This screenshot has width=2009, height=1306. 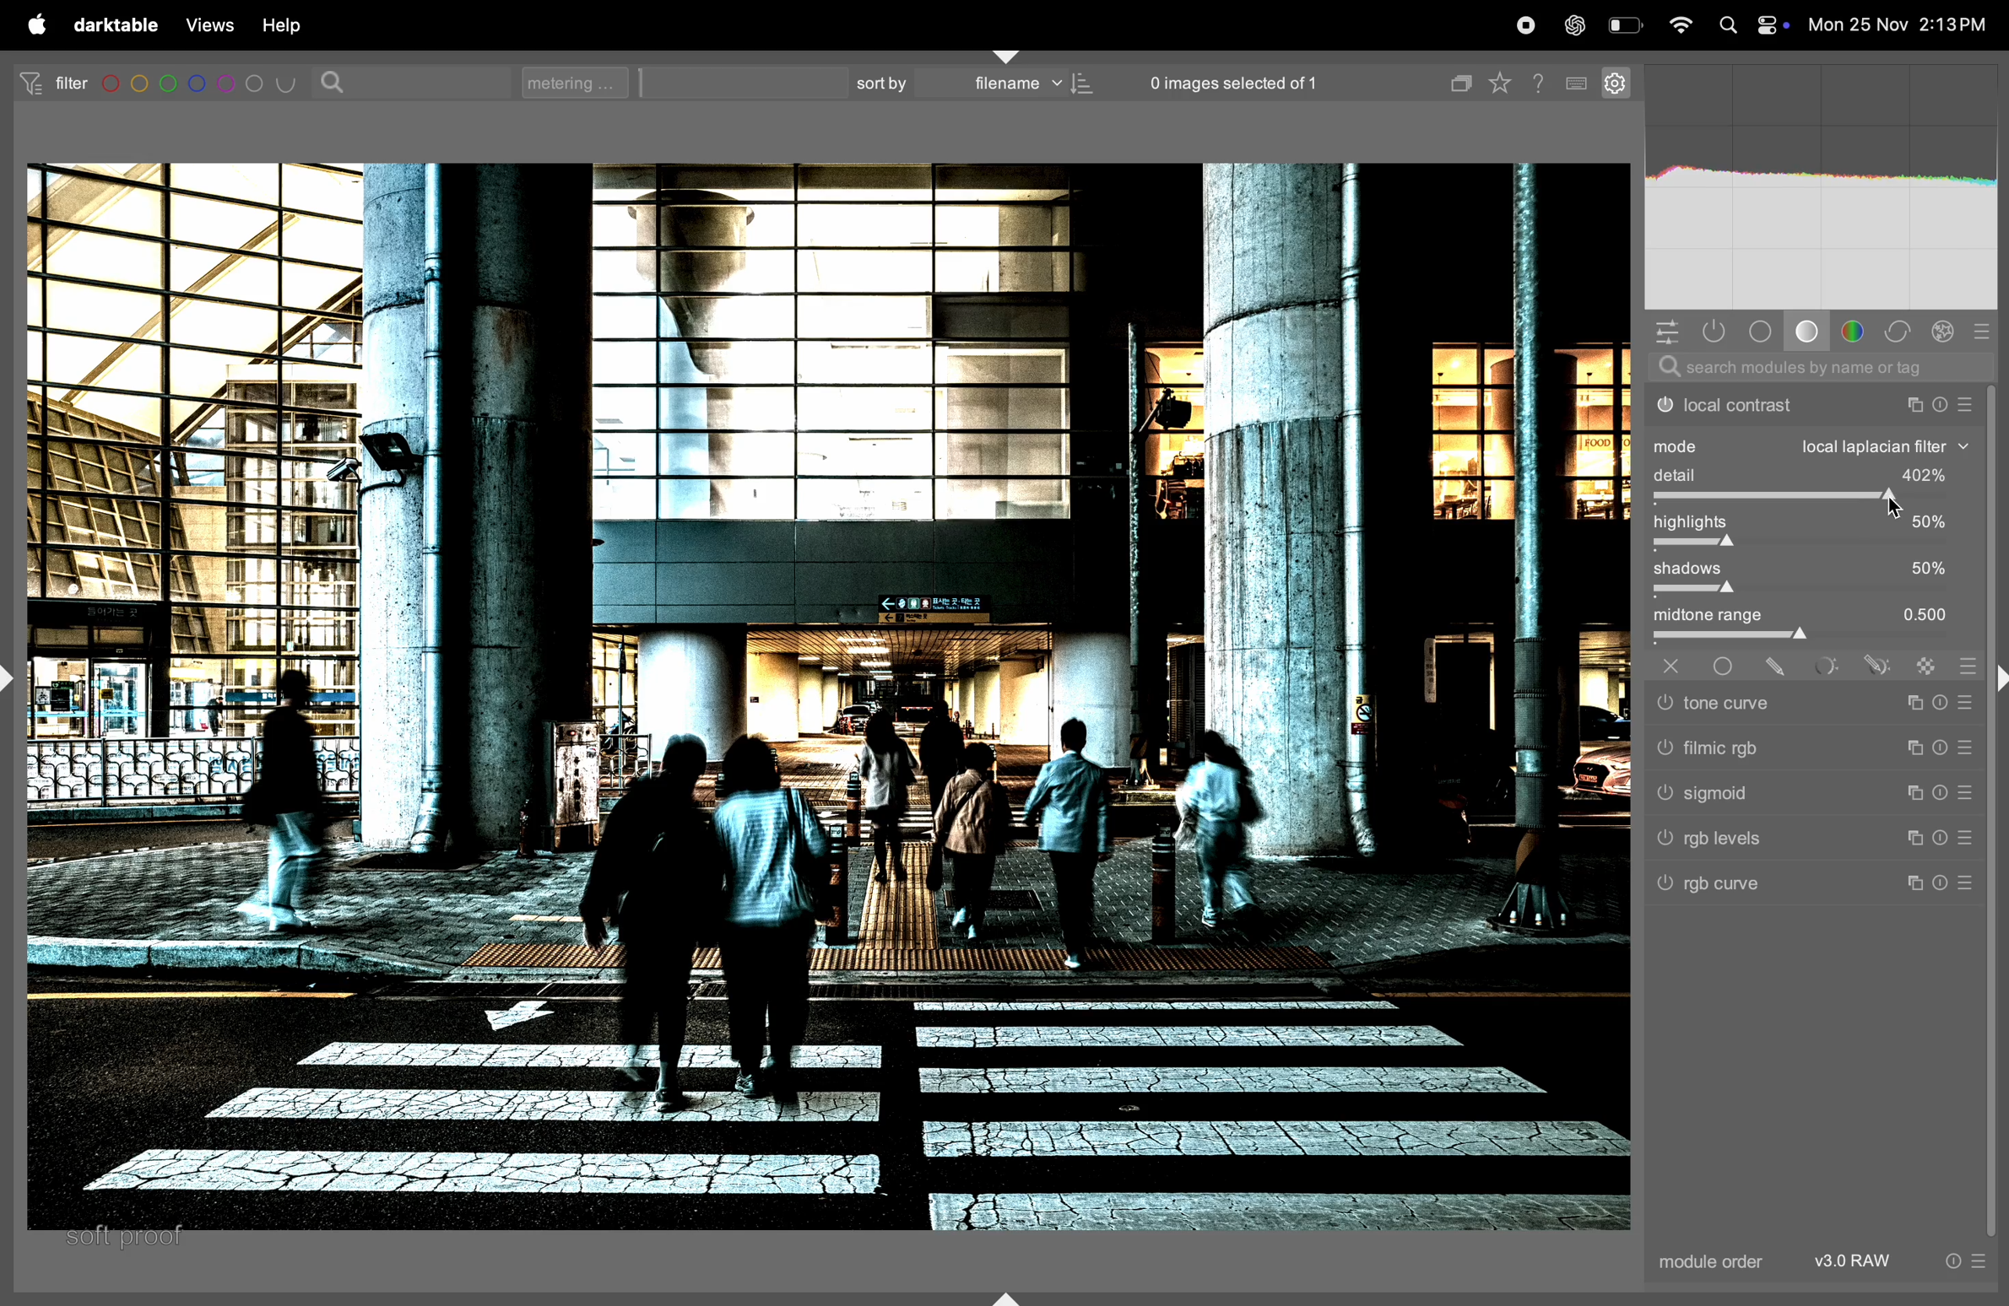 What do you see at coordinates (1829, 666) in the screenshot?
I see `parametric mask` at bounding box center [1829, 666].